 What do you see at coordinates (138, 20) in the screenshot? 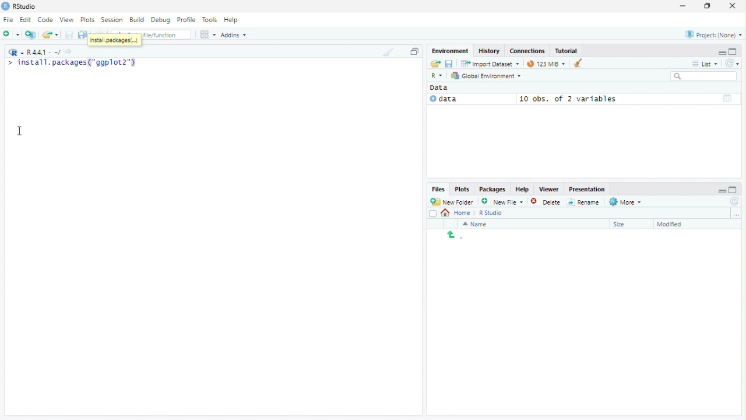
I see `Build` at bounding box center [138, 20].